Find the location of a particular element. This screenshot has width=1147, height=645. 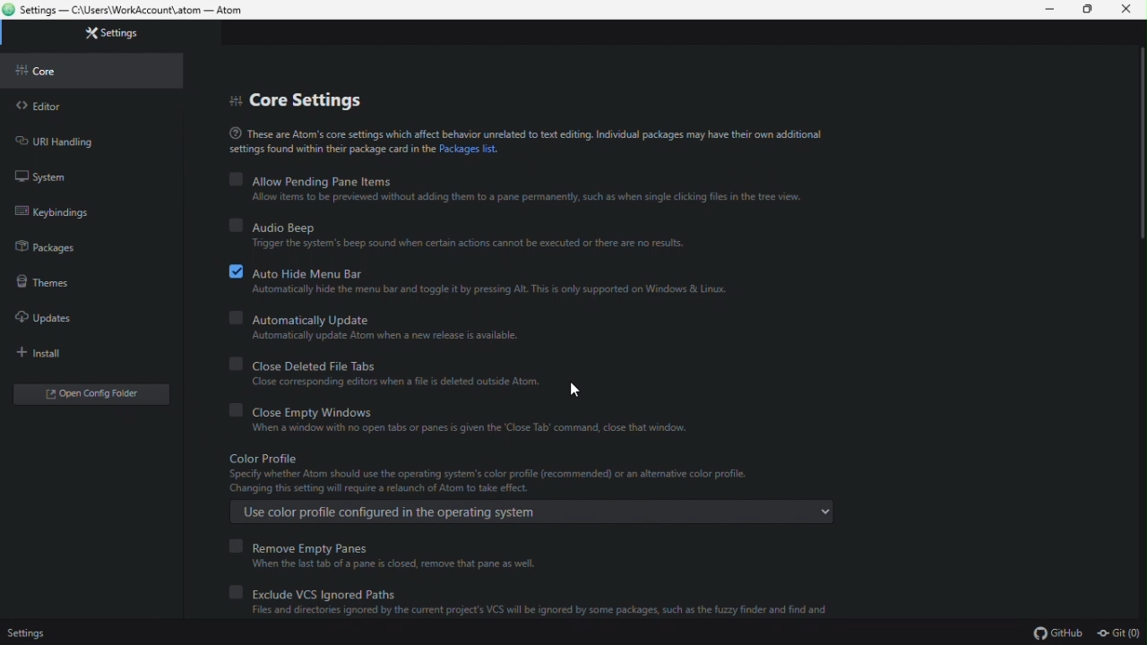

Exclude vcs ignored bath is located at coordinates (536, 598).